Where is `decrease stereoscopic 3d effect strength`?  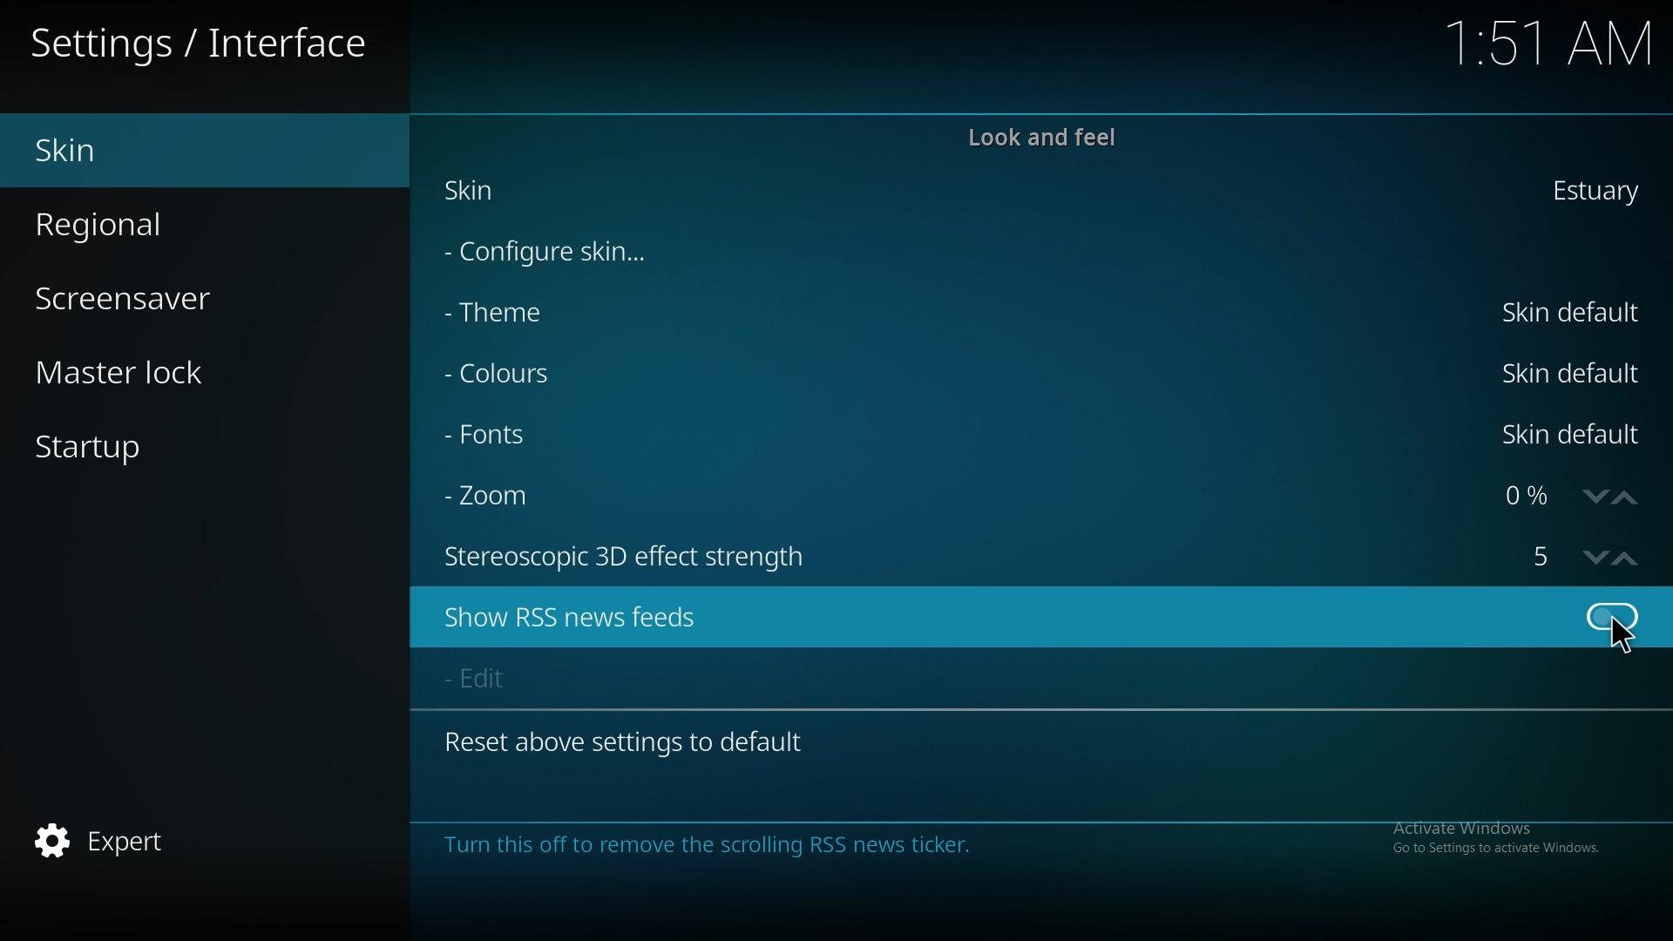
decrease stereoscopic 3d effect strength is located at coordinates (1596, 558).